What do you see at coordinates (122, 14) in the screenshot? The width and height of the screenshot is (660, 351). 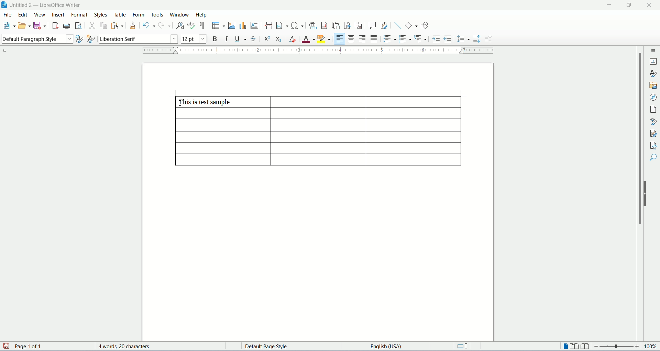 I see `table` at bounding box center [122, 14].